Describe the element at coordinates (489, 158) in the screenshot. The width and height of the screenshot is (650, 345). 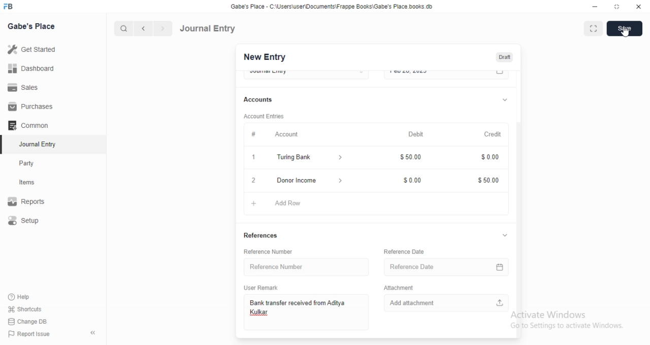
I see `$000` at that location.